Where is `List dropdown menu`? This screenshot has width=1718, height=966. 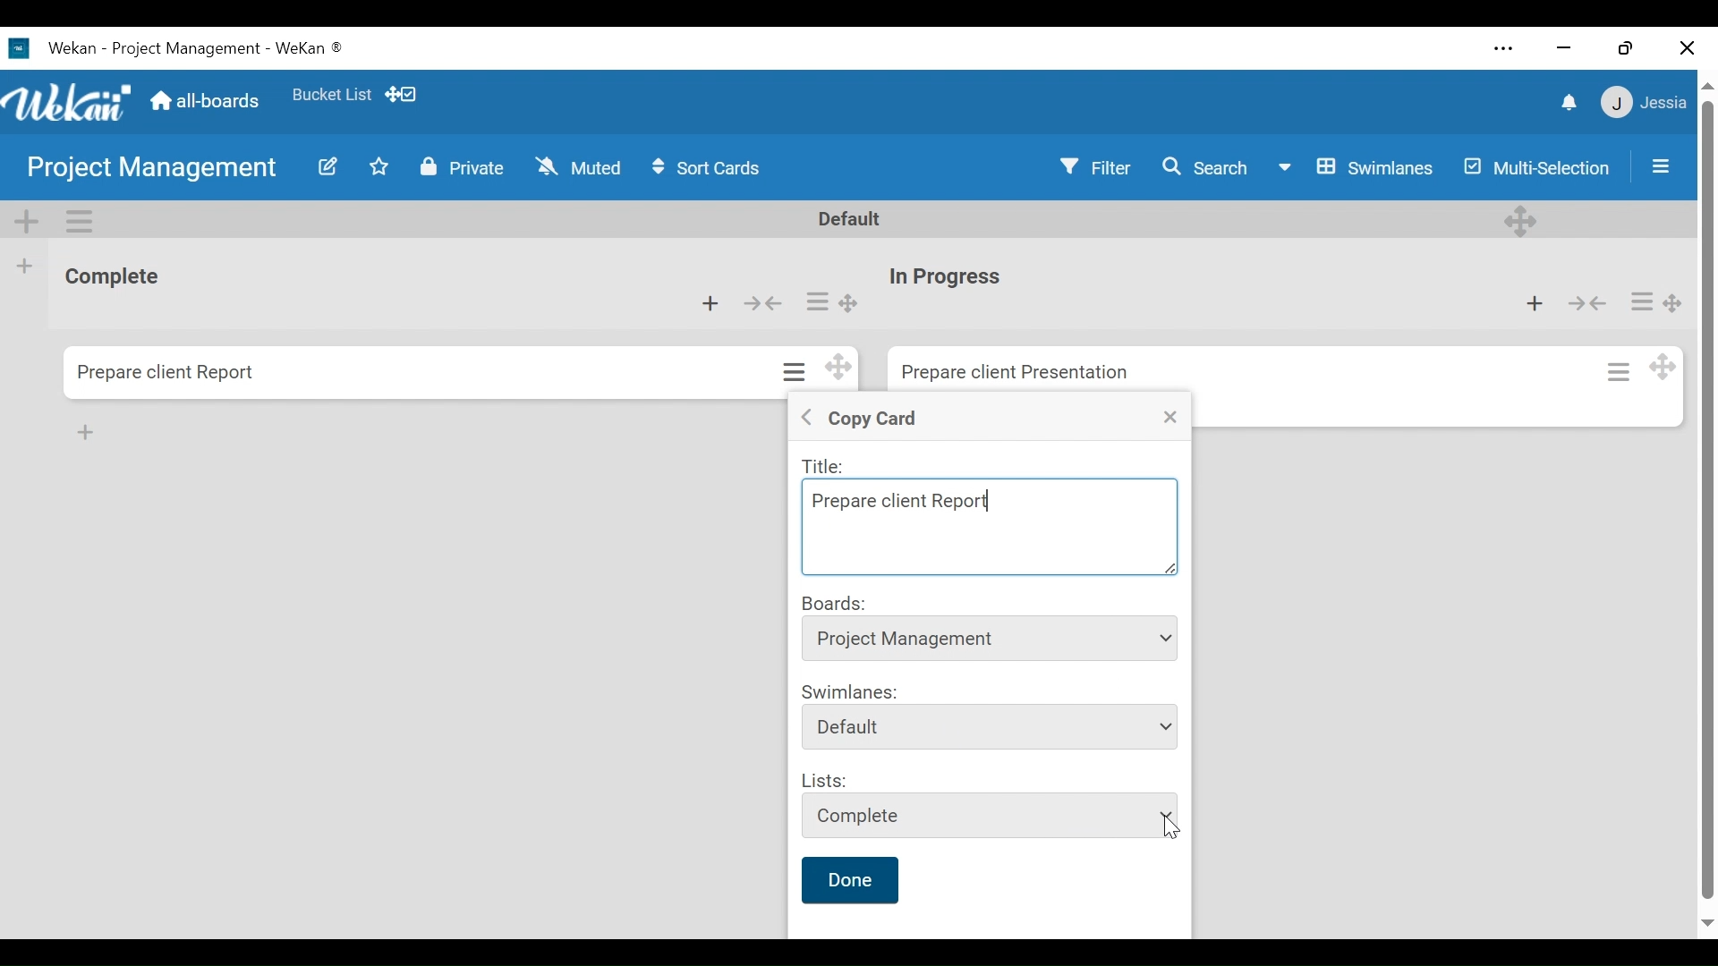
List dropdown menu is located at coordinates (989, 815).